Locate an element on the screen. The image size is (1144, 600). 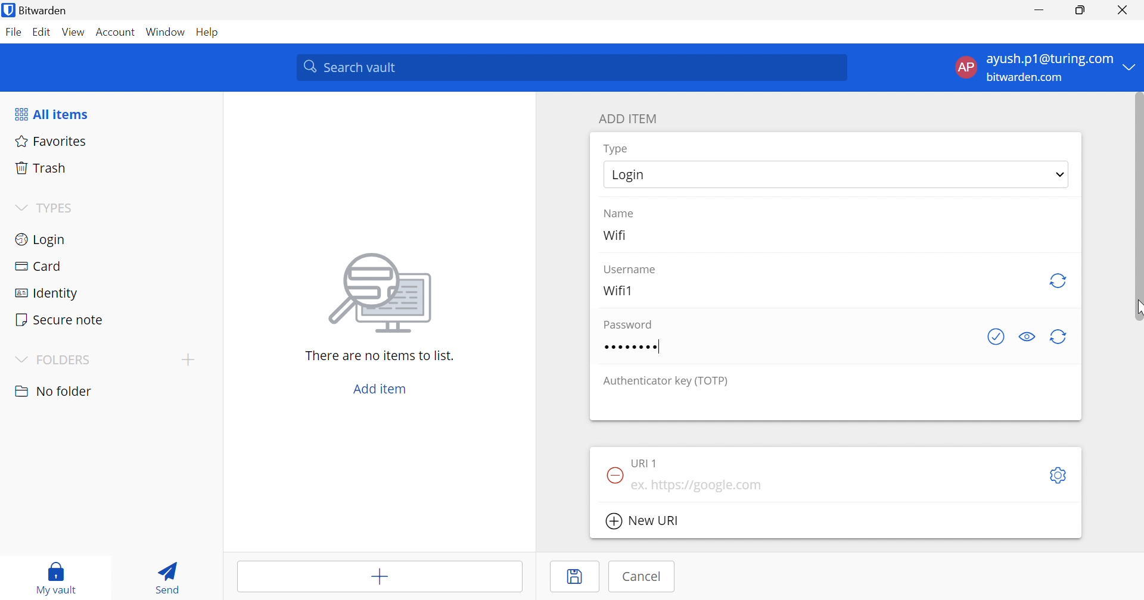
scrollbar is located at coordinates (1137, 207).